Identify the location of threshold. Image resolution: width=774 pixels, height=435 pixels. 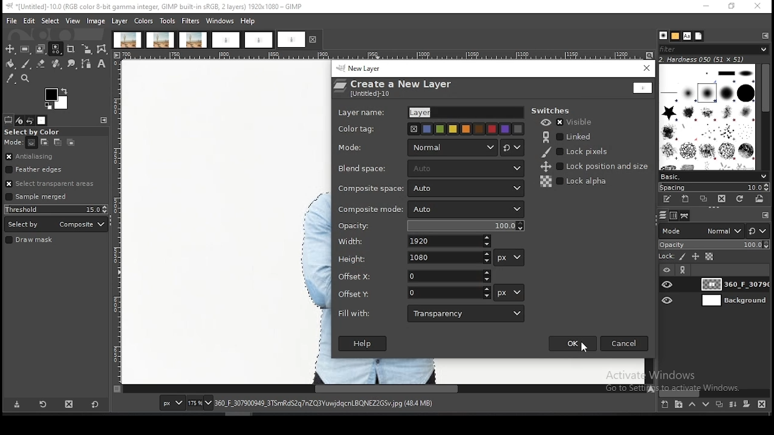
(56, 209).